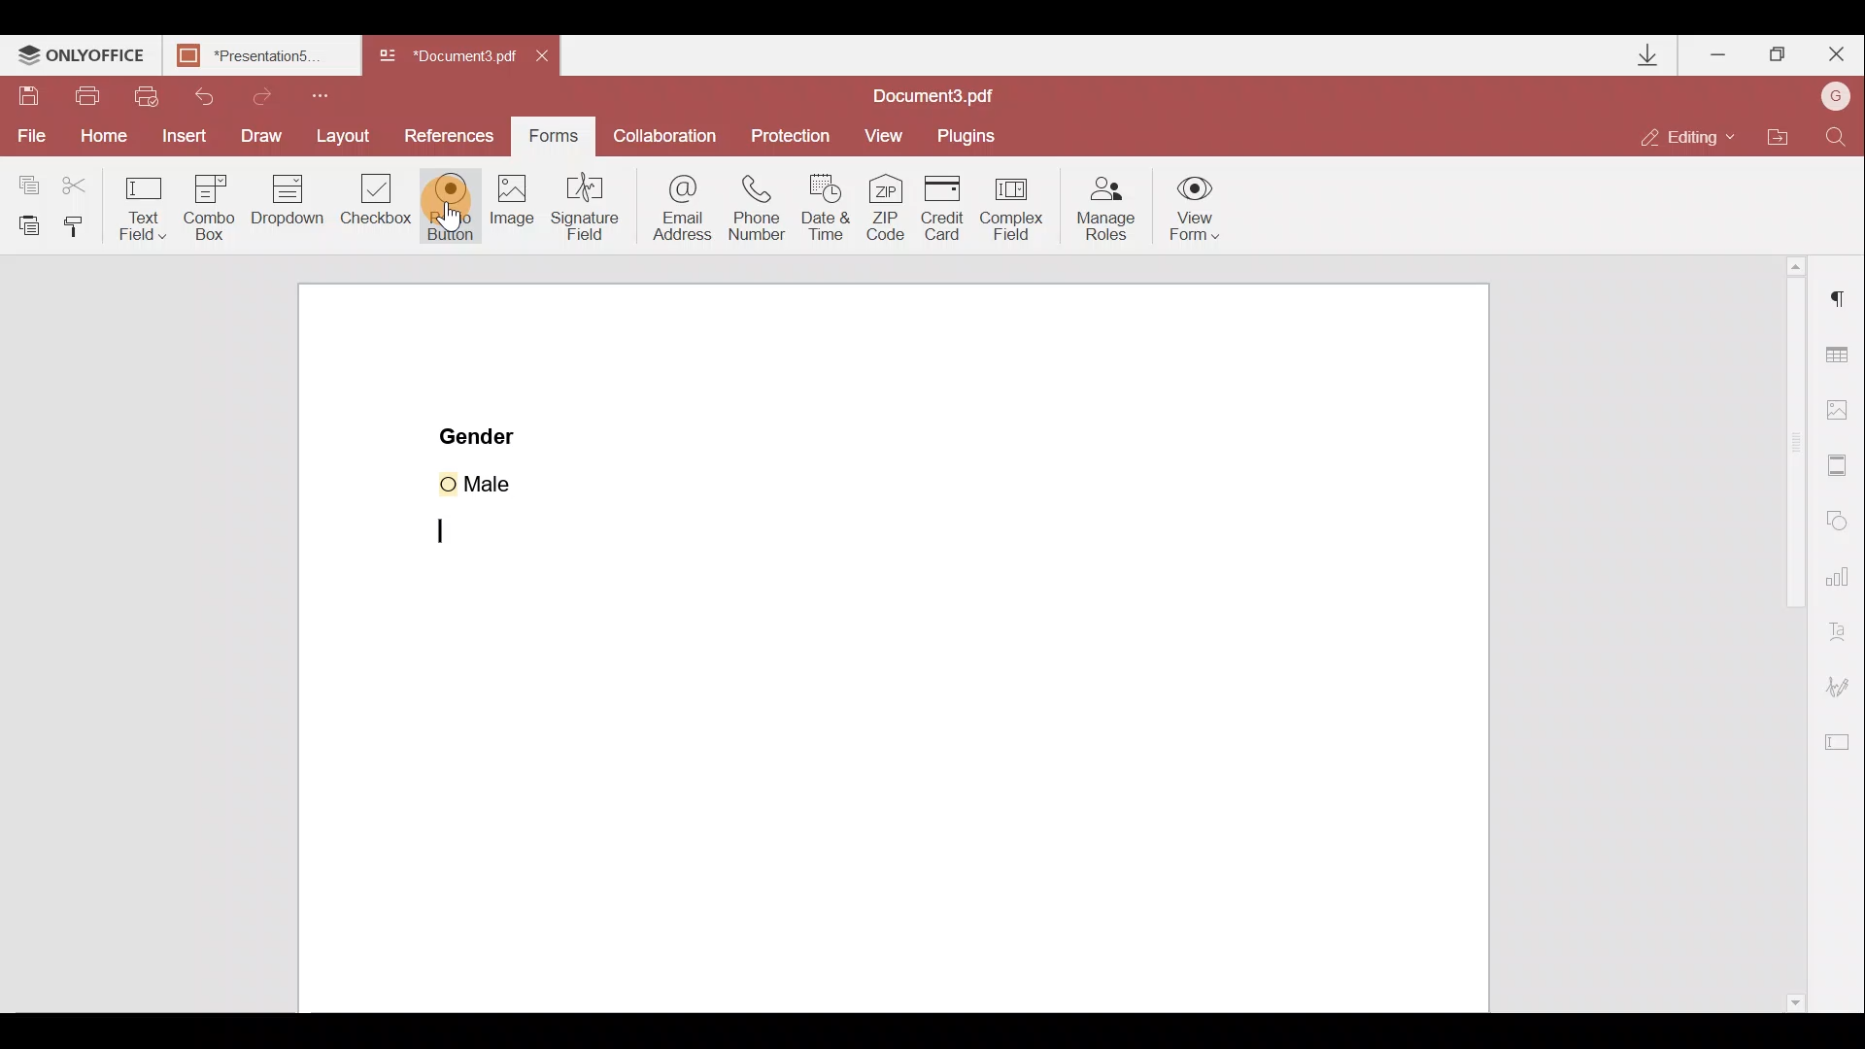 The width and height of the screenshot is (1865, 1049). I want to click on Complex field, so click(1018, 205).